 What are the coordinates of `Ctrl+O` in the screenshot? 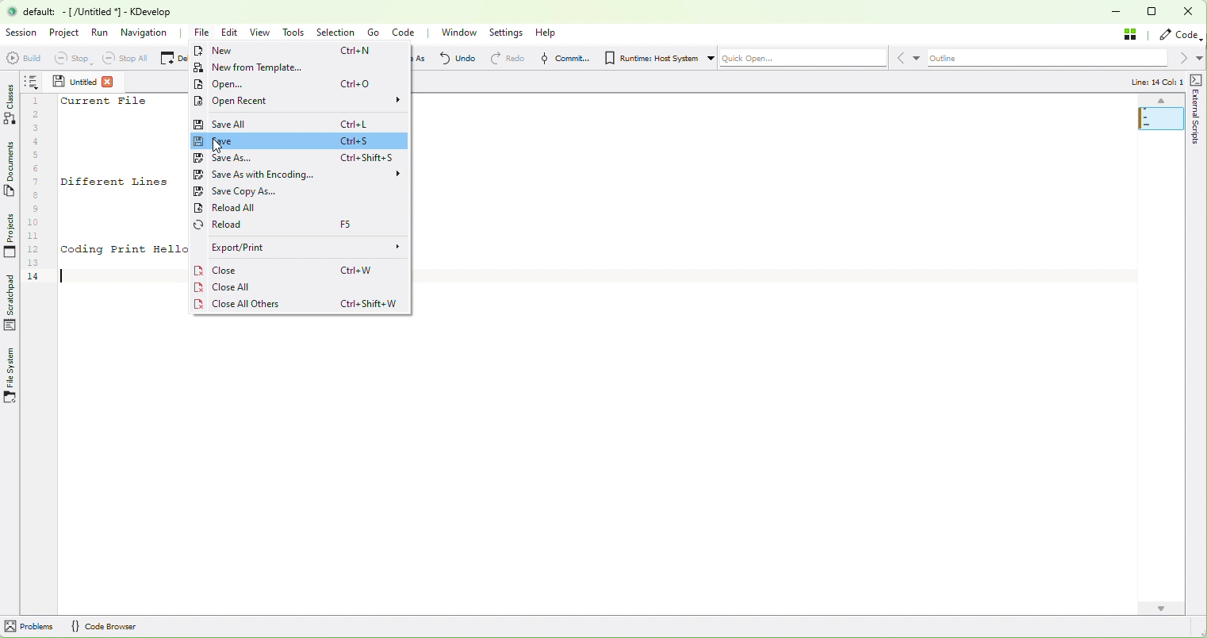 It's located at (358, 83).